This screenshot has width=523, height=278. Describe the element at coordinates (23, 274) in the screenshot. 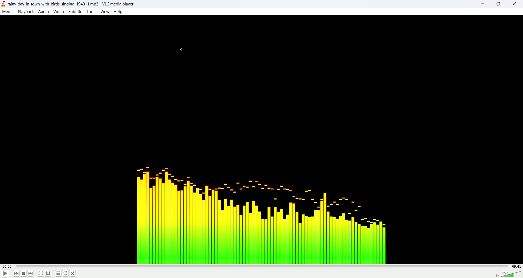

I see `stop` at that location.